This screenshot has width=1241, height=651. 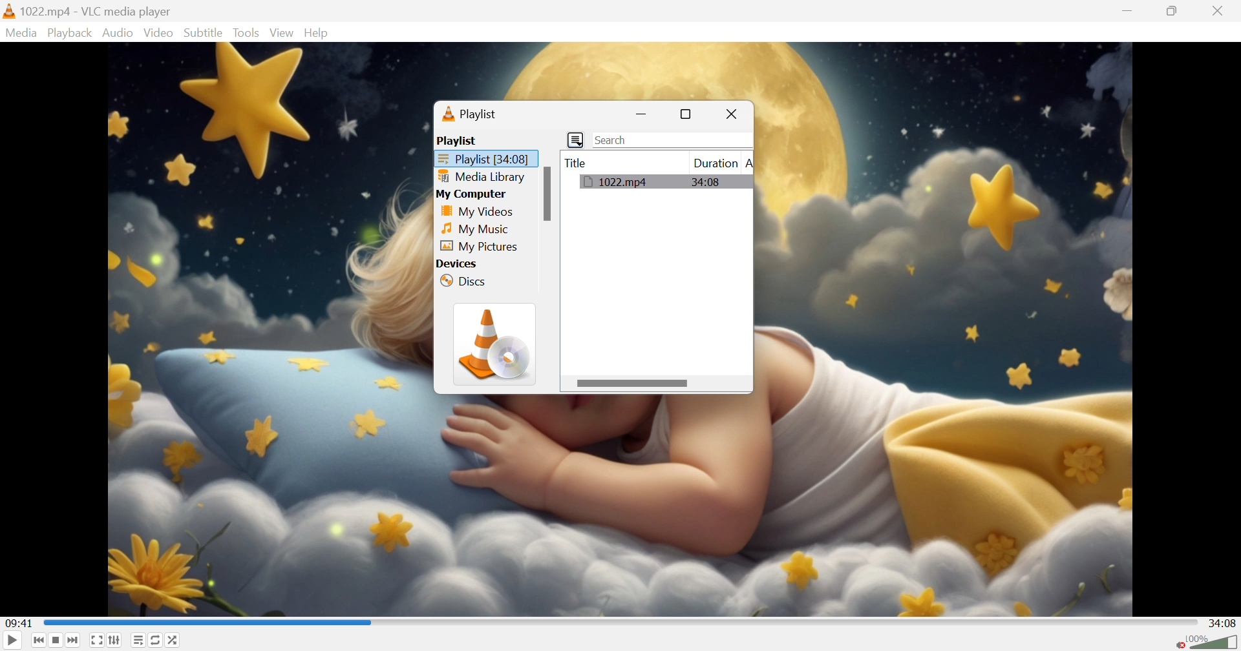 I want to click on My Videos, so click(x=477, y=212).